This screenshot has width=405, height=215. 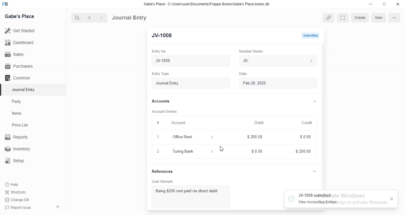 I want to click on Account, so click(x=179, y=122).